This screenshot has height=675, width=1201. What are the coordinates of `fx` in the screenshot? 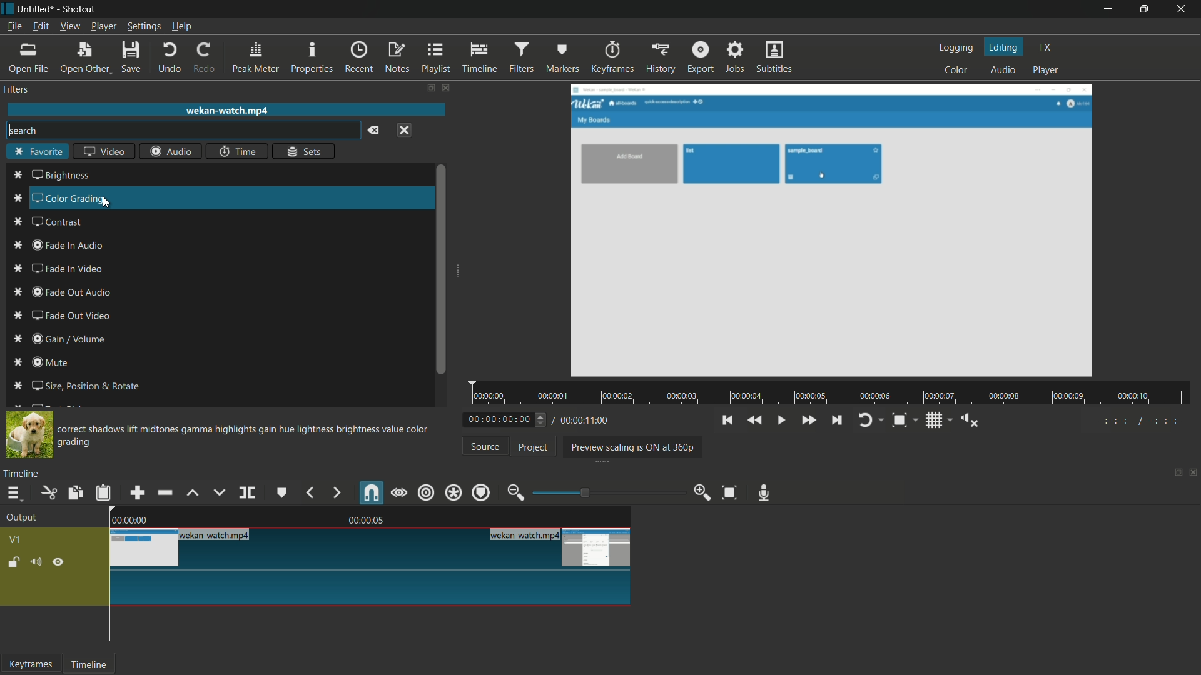 It's located at (1046, 48).